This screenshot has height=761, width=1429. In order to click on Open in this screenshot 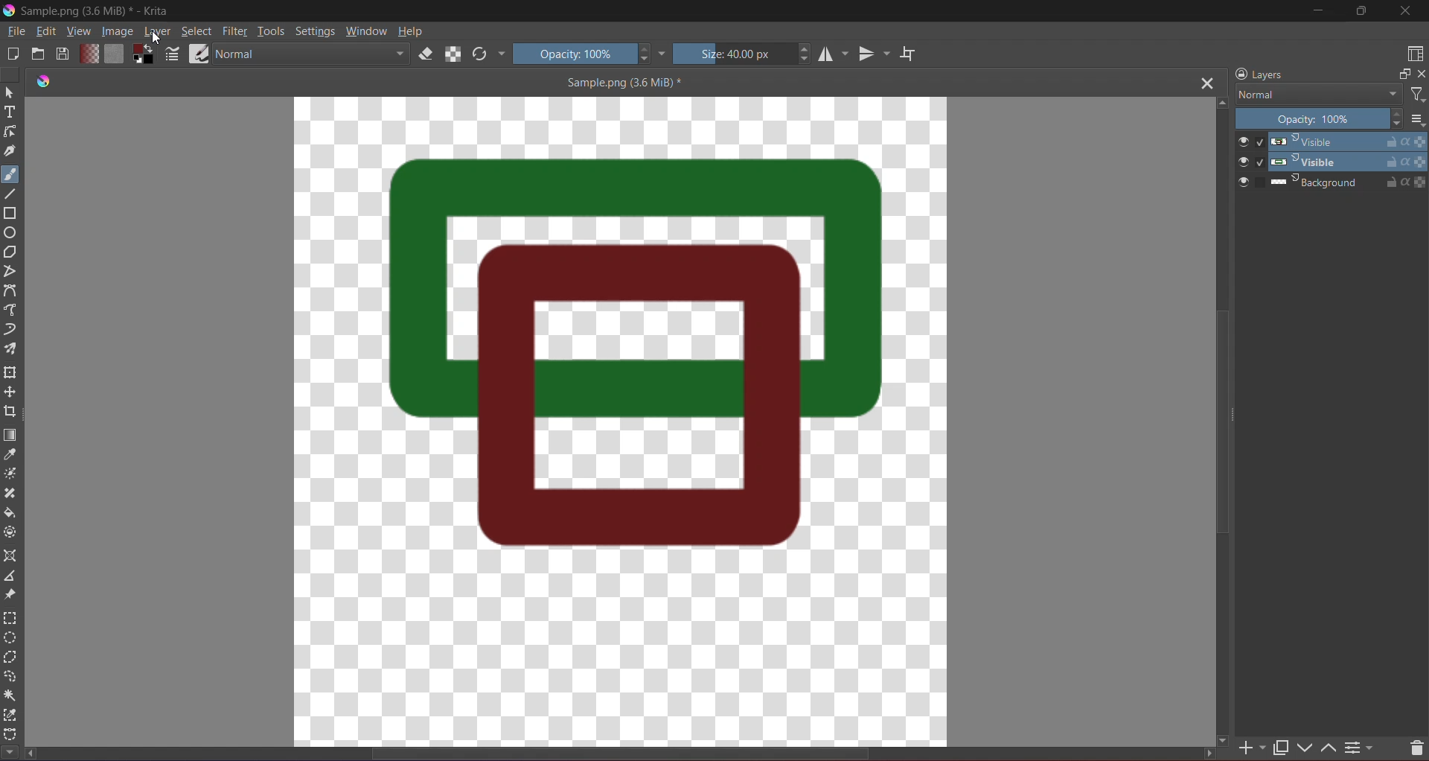, I will do `click(39, 54)`.